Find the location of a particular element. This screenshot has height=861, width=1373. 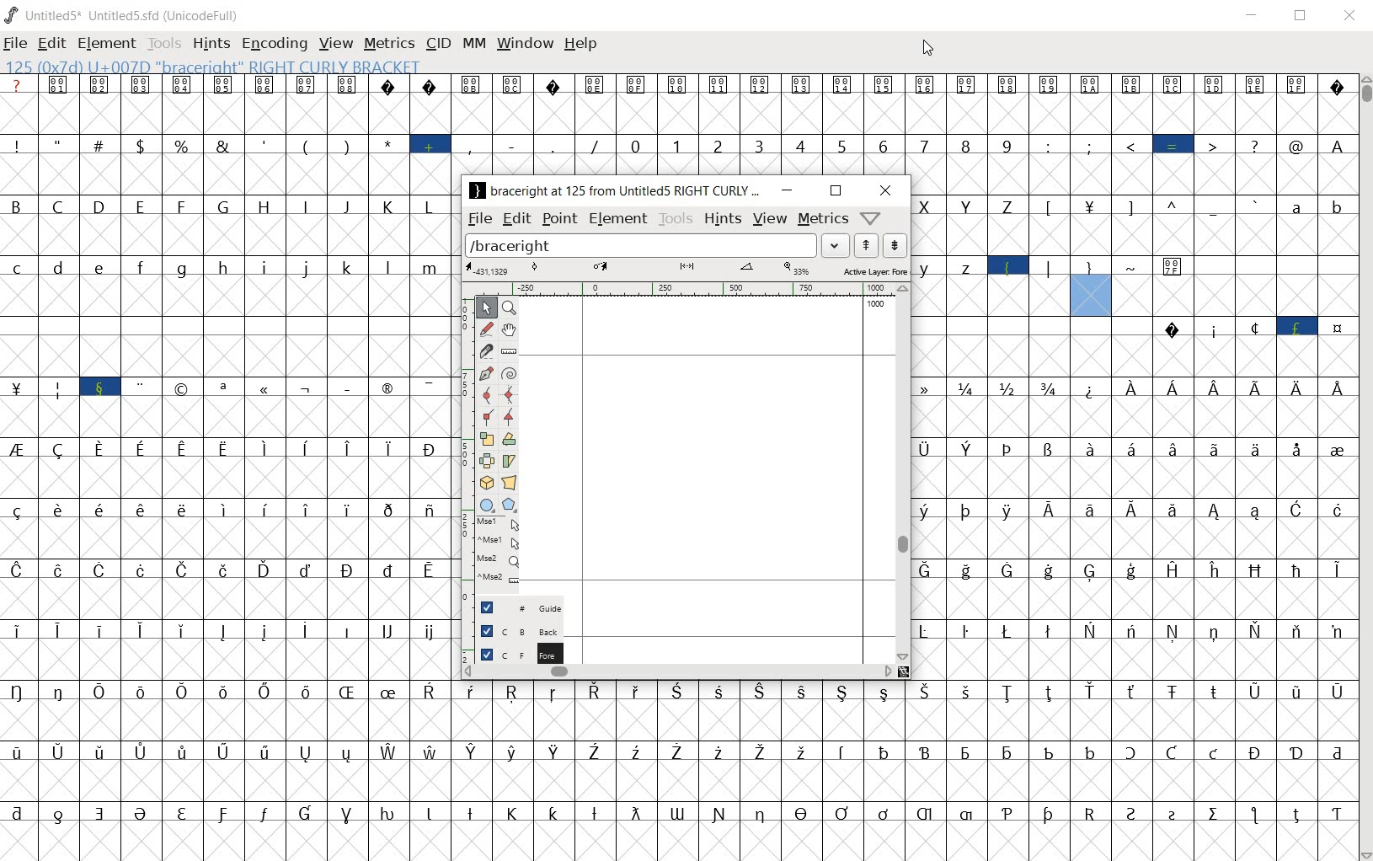

Help/Window is located at coordinates (872, 219).